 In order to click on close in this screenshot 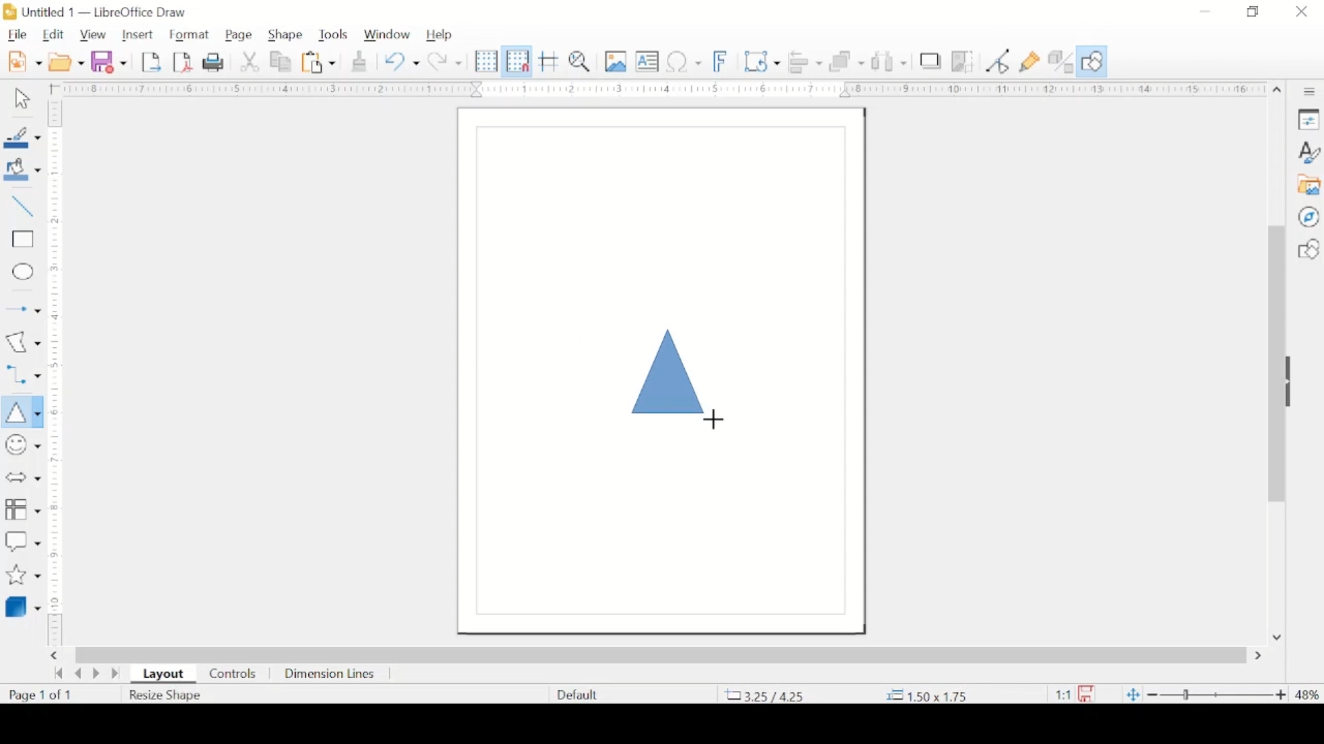, I will do `click(1302, 12)`.